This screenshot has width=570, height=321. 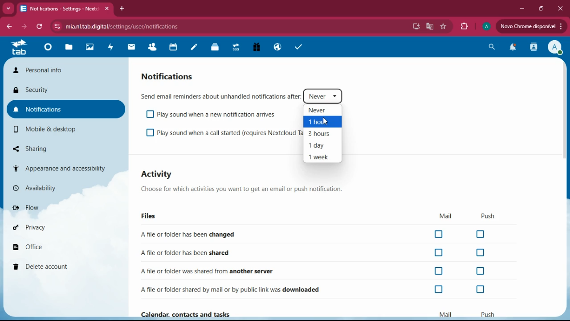 I want to click on off, so click(x=480, y=252).